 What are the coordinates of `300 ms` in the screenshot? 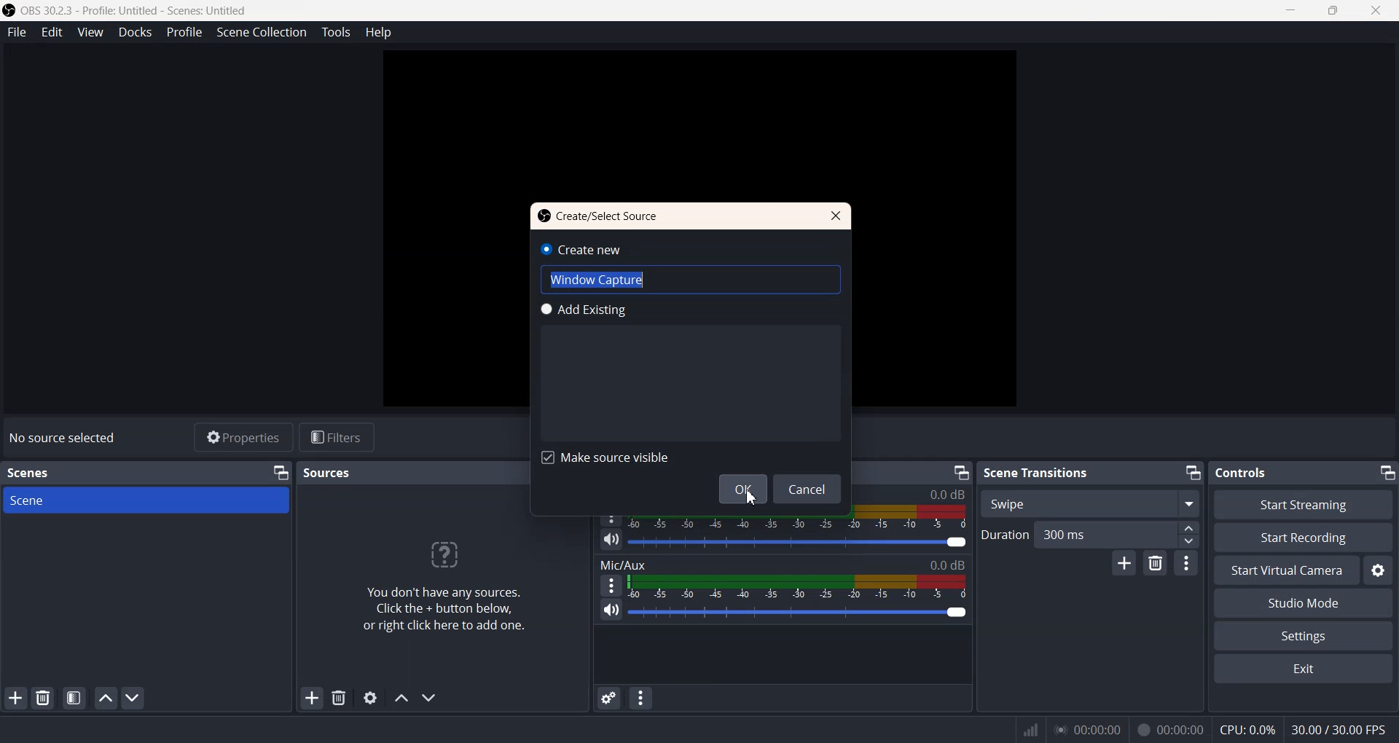 It's located at (1120, 533).